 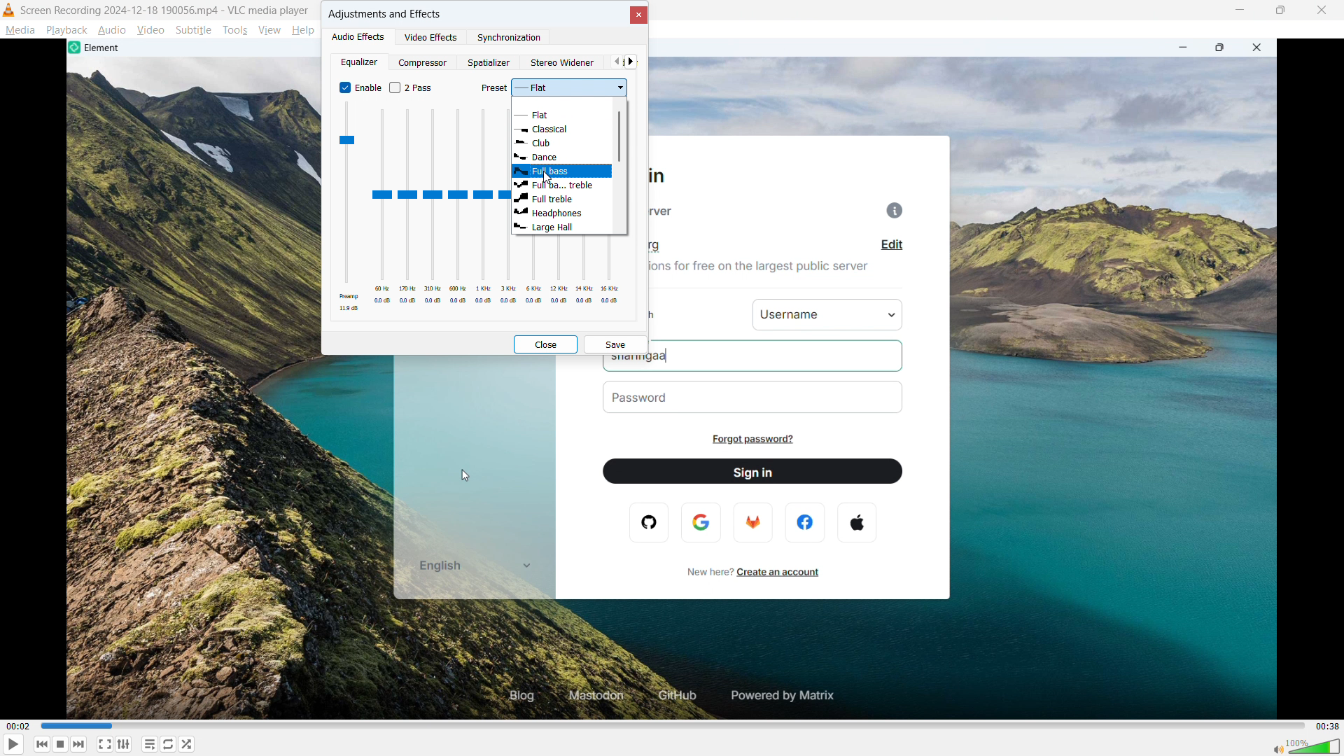 What do you see at coordinates (1282, 10) in the screenshot?
I see `Maximize ` at bounding box center [1282, 10].